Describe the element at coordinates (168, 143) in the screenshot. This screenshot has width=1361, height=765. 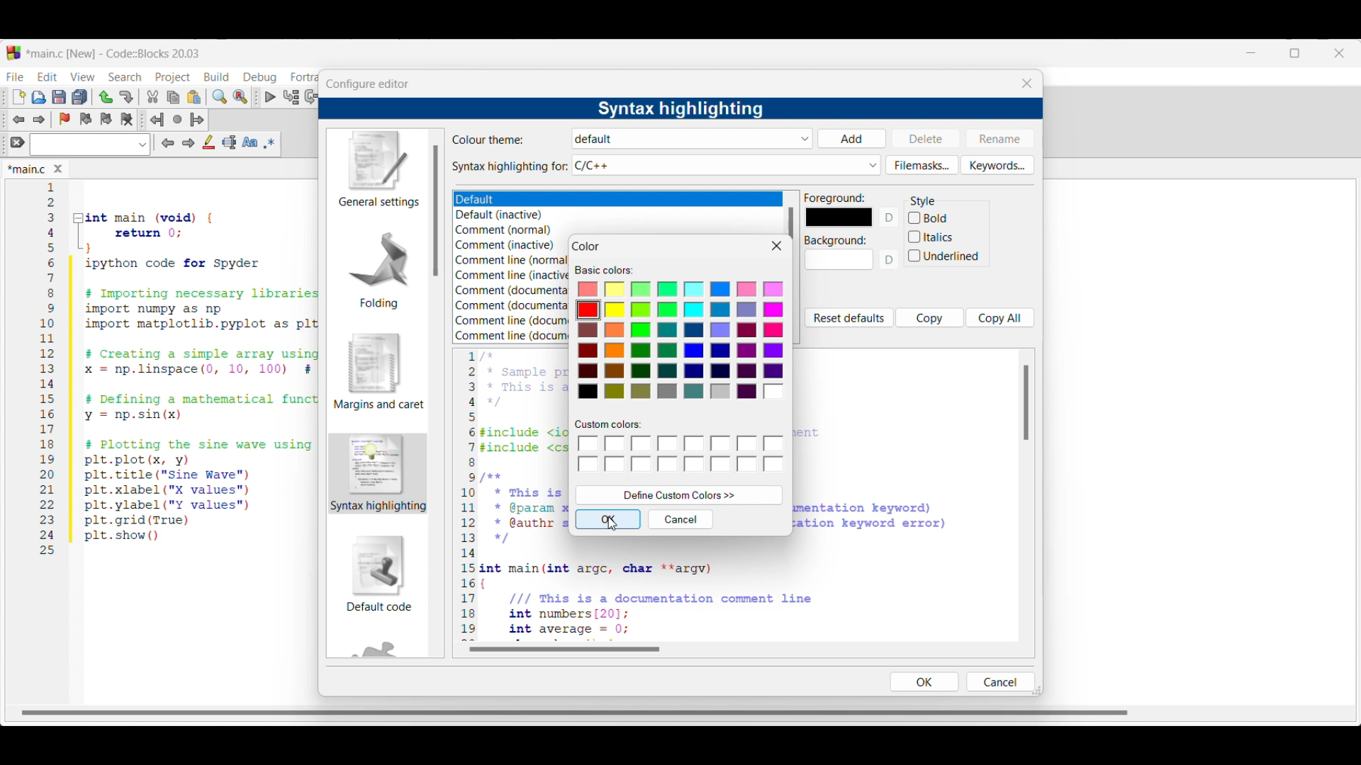
I see `Previous` at that location.